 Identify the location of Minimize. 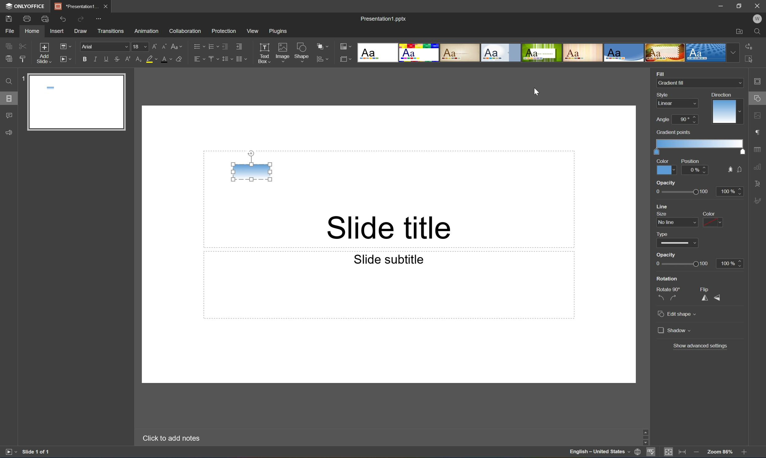
(723, 6).